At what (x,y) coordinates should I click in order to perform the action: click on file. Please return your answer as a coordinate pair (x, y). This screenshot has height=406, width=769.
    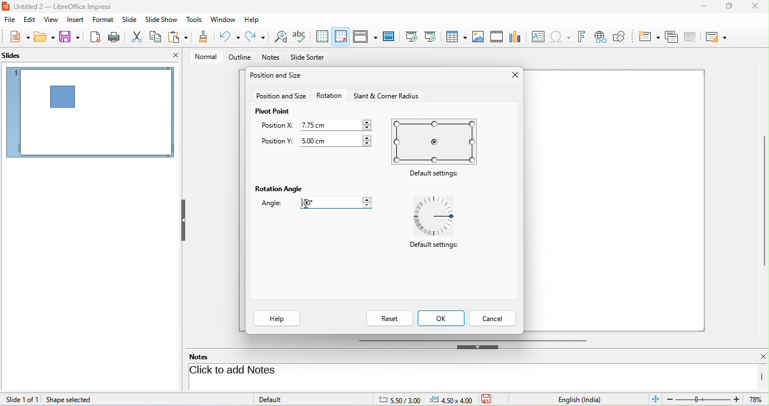
    Looking at the image, I should click on (10, 20).